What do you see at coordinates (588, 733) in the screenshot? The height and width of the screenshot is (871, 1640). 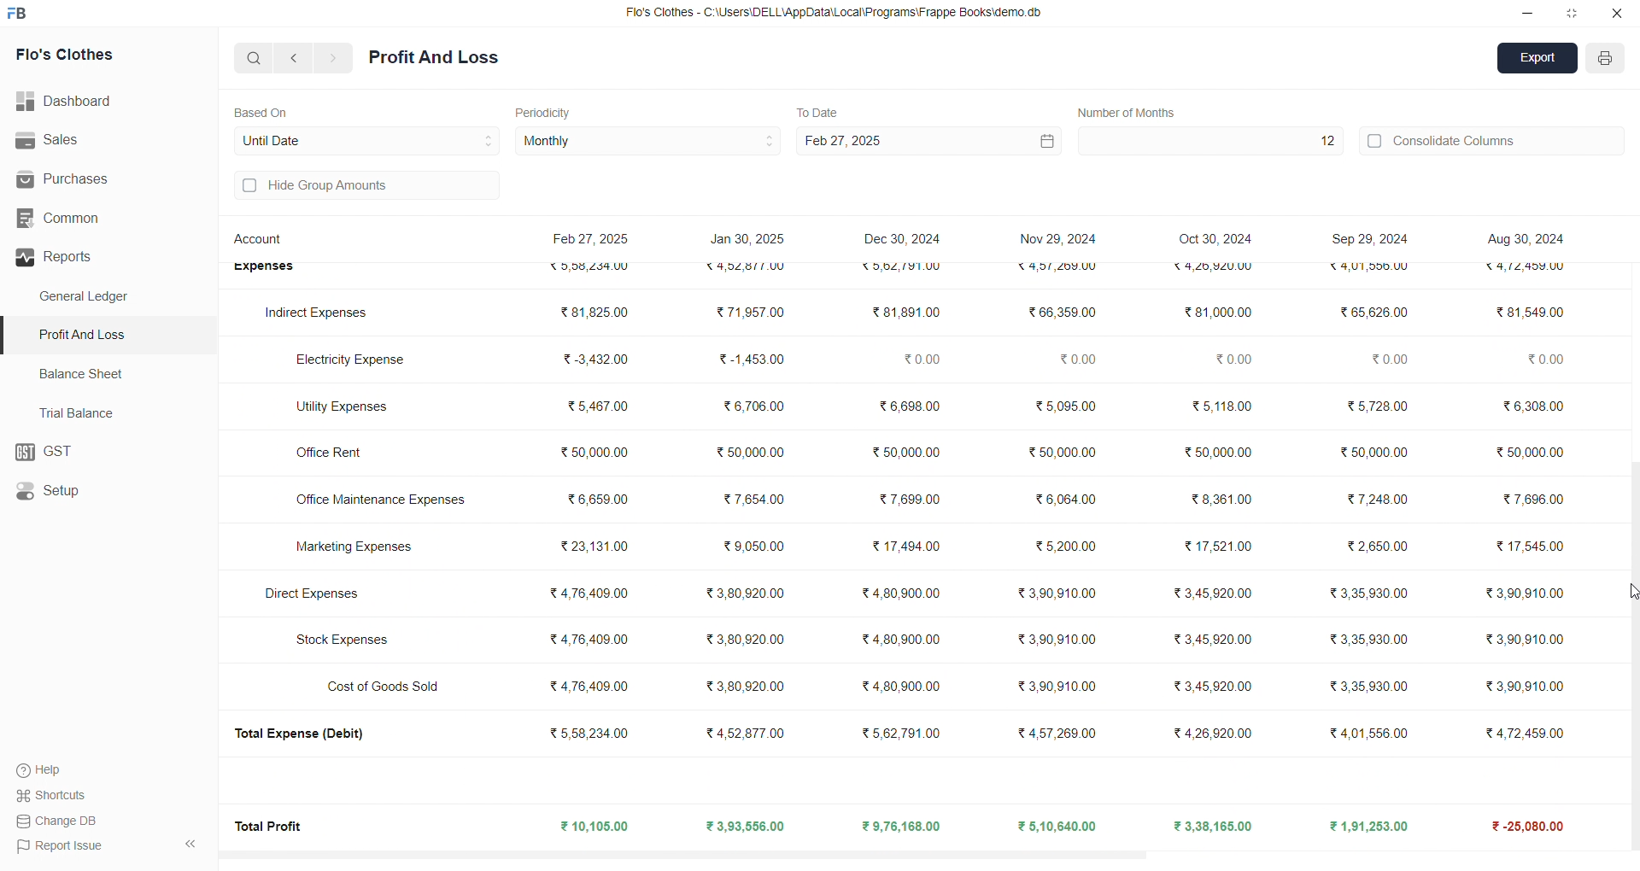 I see `₹5,58,234.00` at bounding box center [588, 733].